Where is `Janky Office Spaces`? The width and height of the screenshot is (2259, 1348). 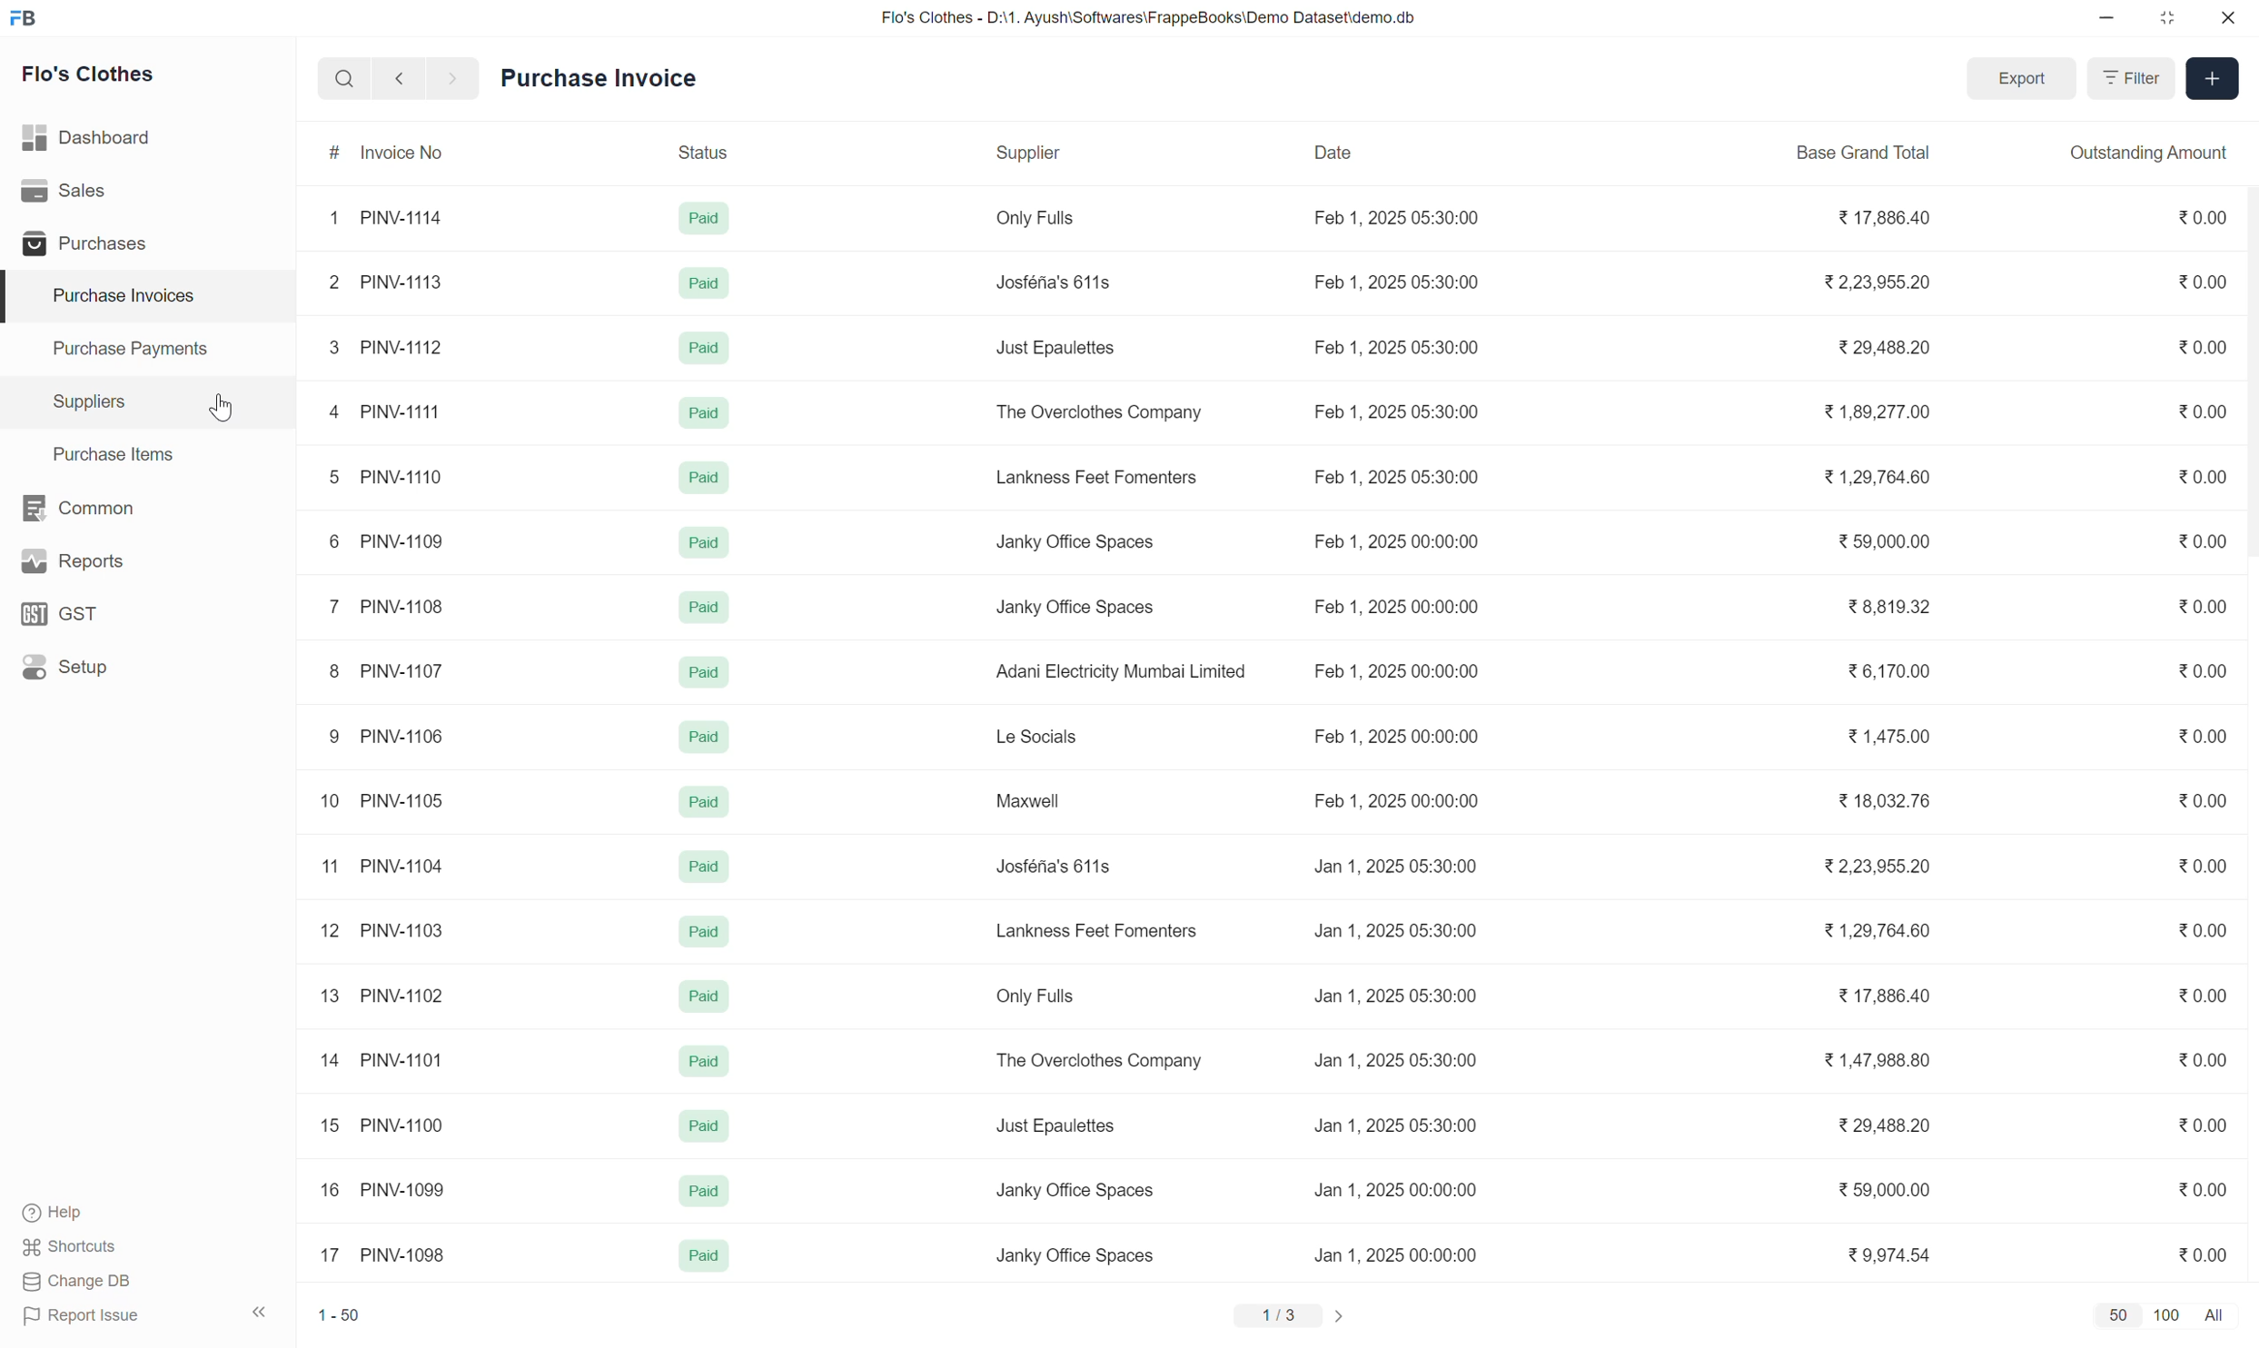
Janky Office Spaces is located at coordinates (1068, 1191).